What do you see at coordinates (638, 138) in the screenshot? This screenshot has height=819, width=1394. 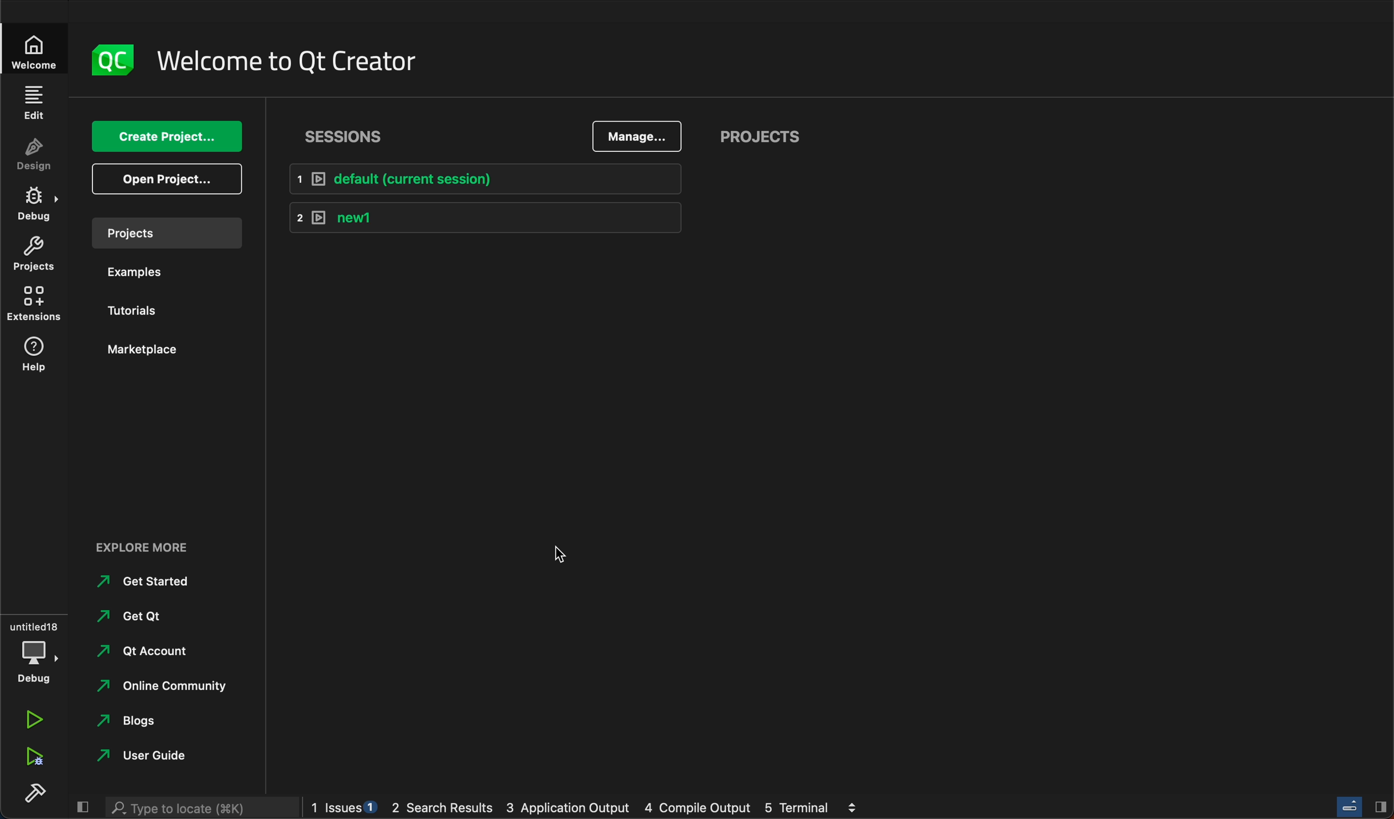 I see `manage` at bounding box center [638, 138].